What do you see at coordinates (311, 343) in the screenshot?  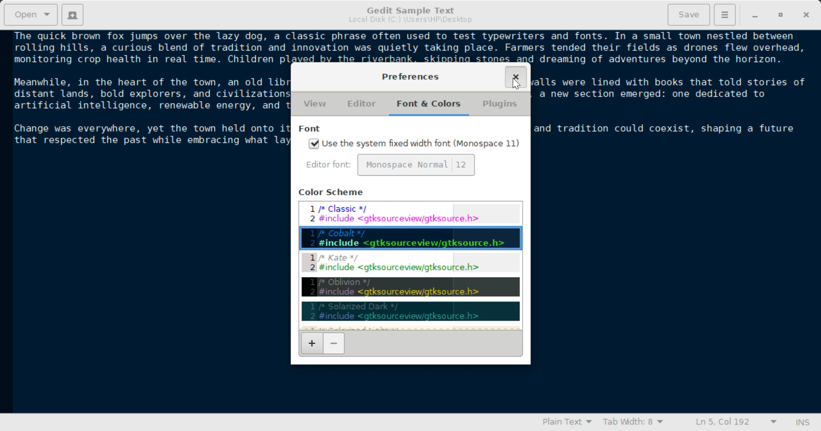 I see `Add Scheme` at bounding box center [311, 343].